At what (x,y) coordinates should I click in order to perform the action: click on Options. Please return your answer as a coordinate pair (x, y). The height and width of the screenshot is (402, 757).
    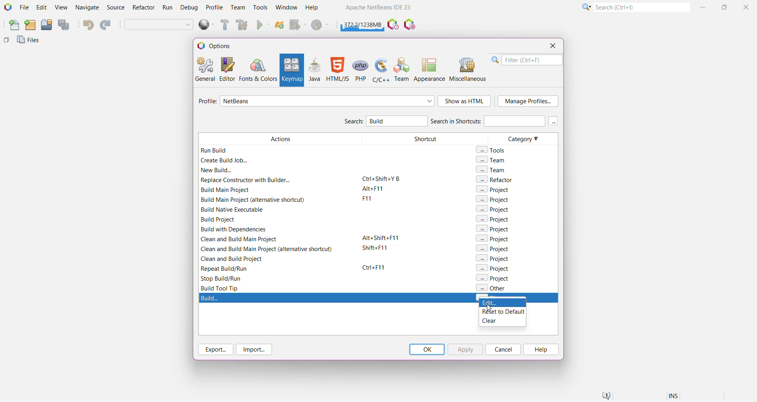
    Looking at the image, I should click on (218, 45).